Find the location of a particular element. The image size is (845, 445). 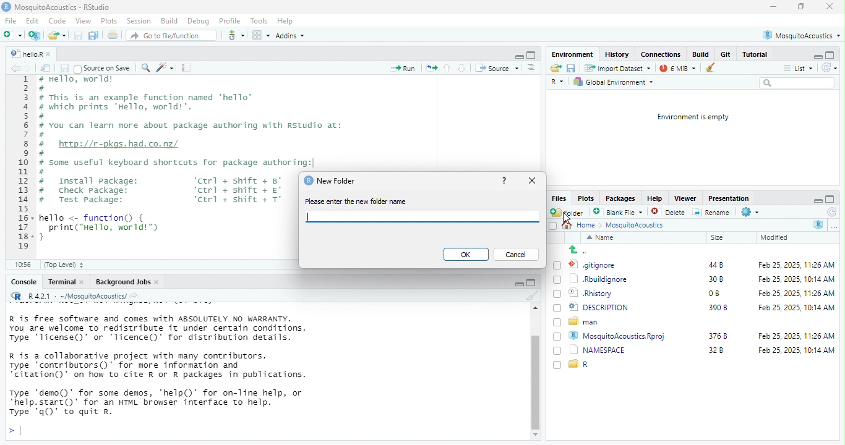

Feb 25, 2025, 11:26 AM is located at coordinates (794, 336).